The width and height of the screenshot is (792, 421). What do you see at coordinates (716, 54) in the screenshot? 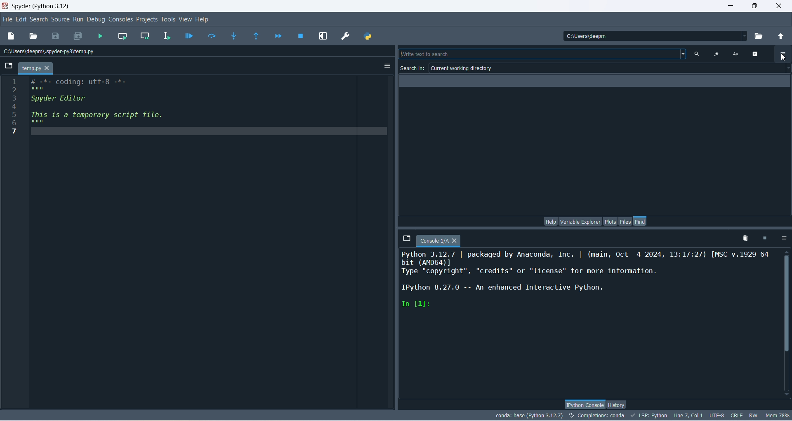
I see `use regular expression` at bounding box center [716, 54].